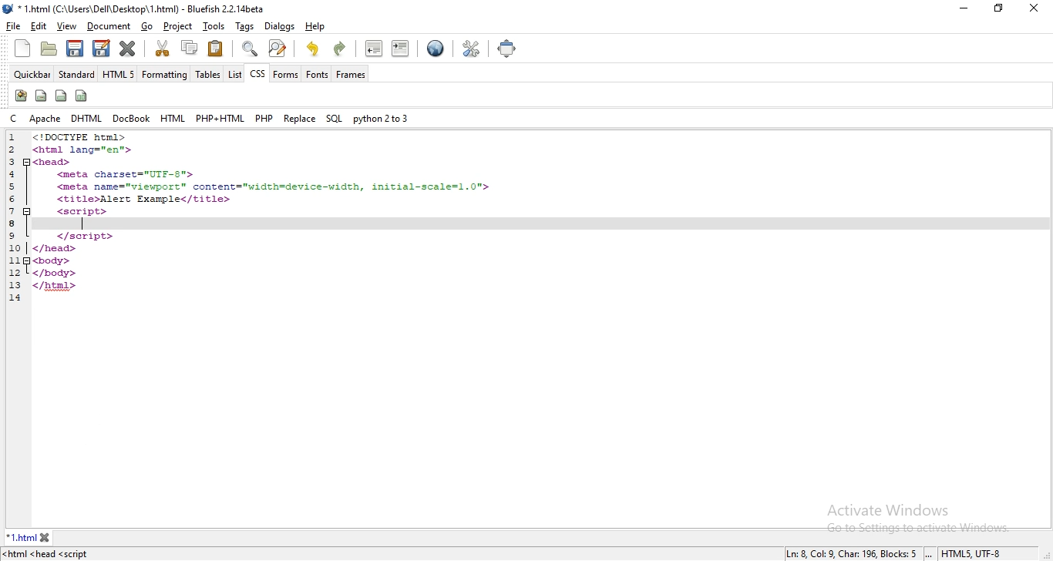 The image size is (1053, 561). I want to click on tables, so click(205, 75).